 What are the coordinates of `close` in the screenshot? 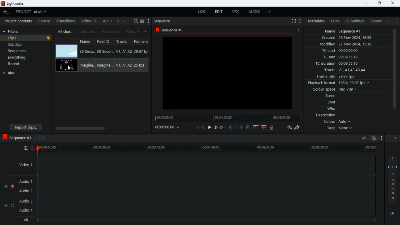 It's located at (393, 3).